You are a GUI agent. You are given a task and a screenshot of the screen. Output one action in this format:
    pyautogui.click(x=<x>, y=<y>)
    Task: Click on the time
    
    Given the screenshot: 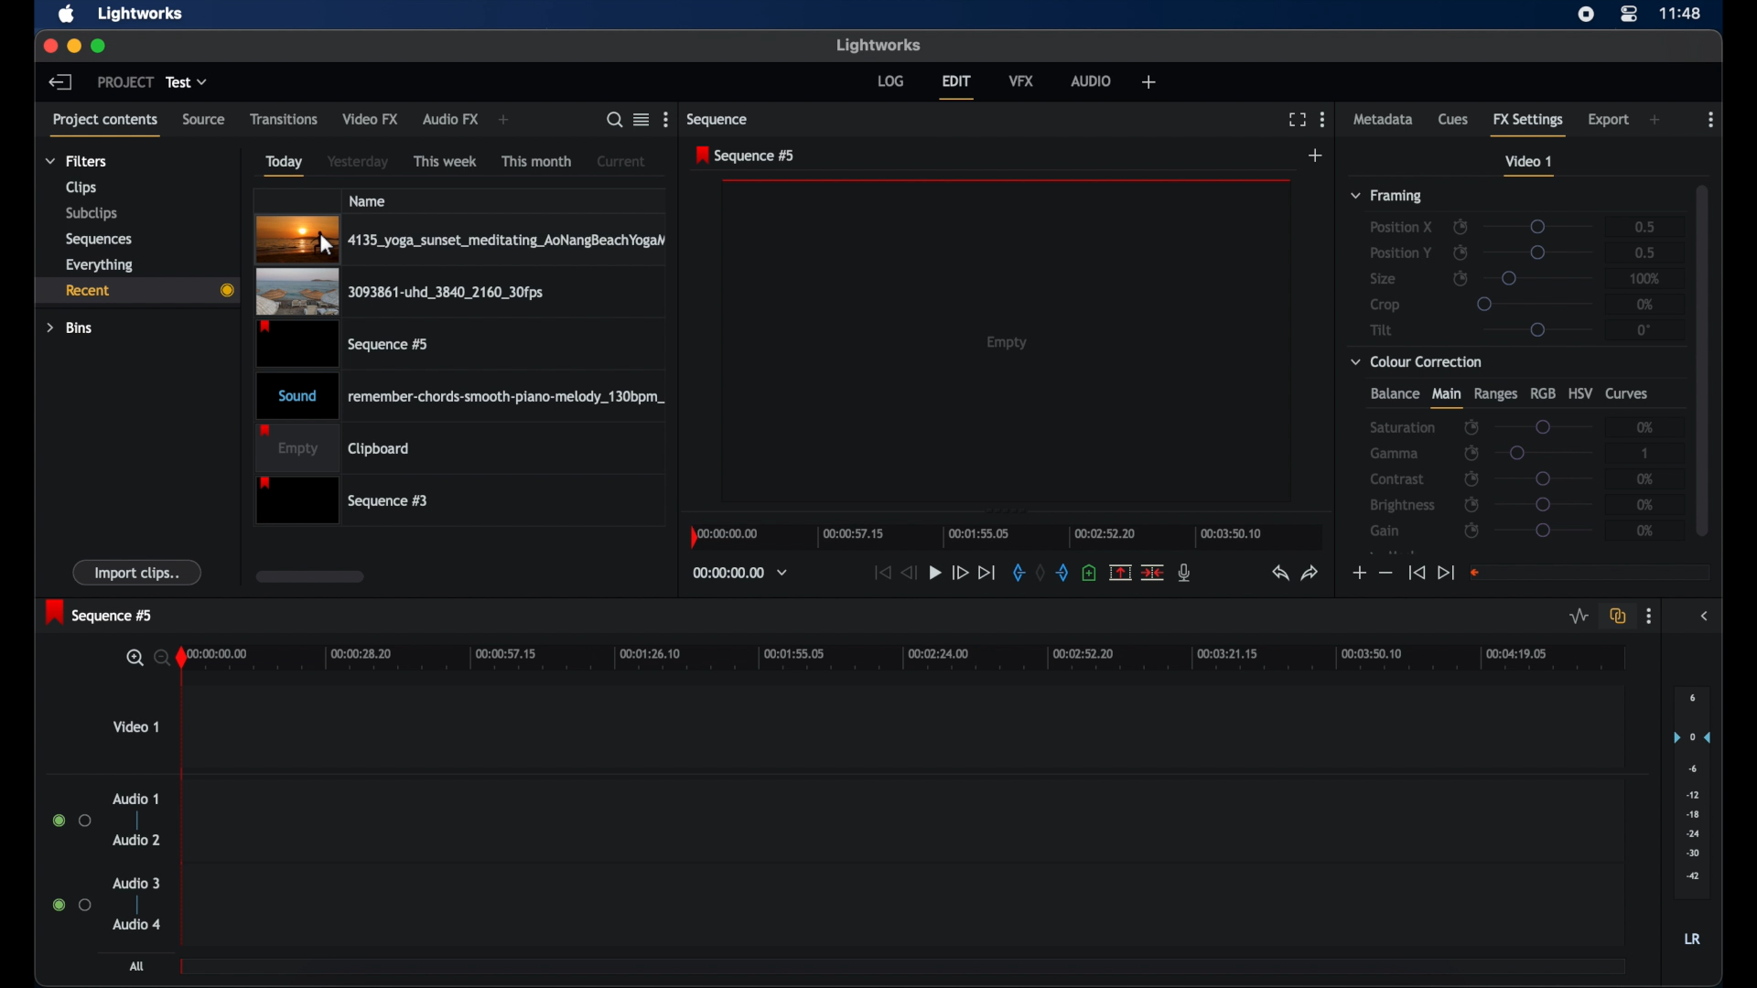 What is the action you would take?
    pyautogui.click(x=1682, y=12)
    